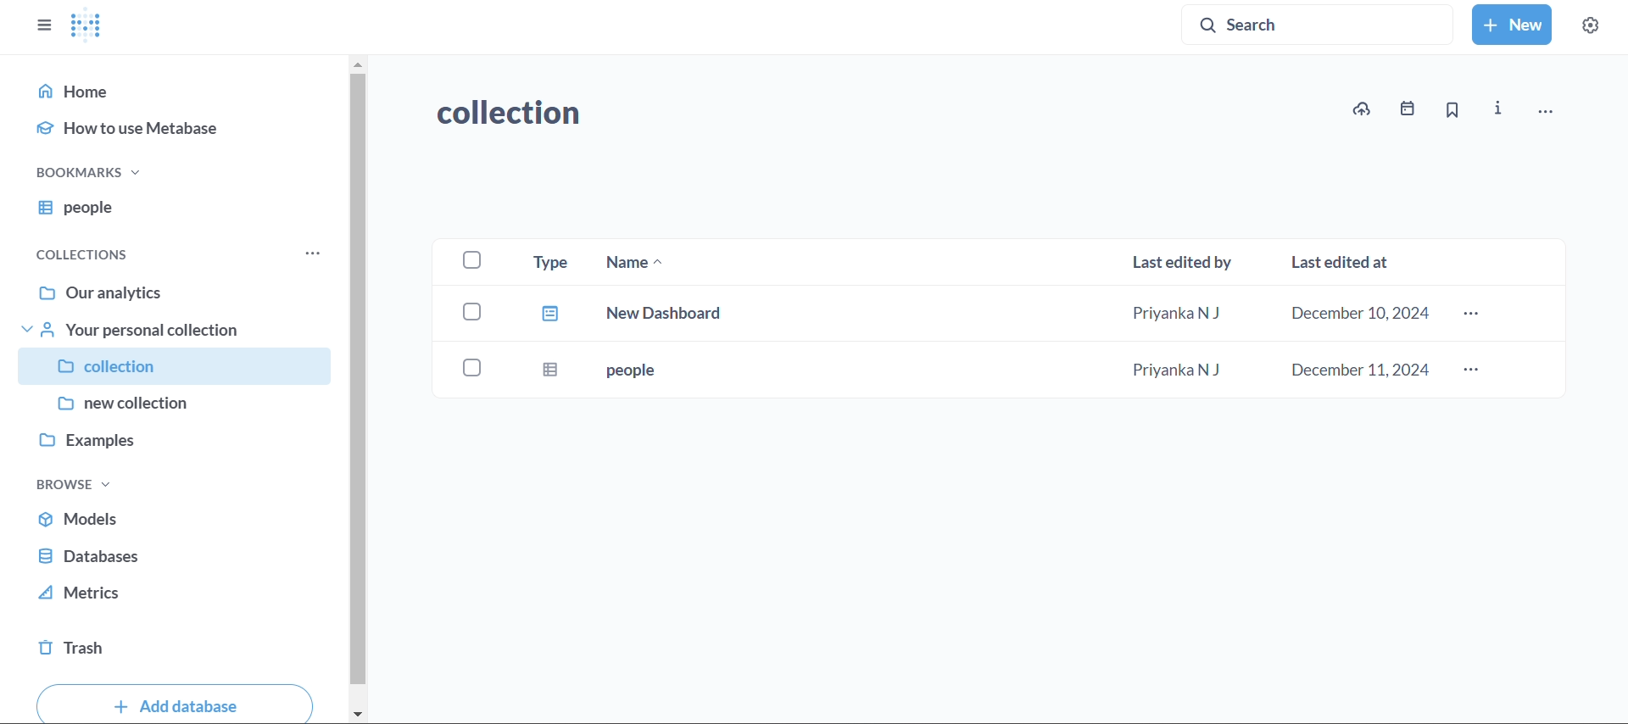  What do you see at coordinates (1181, 311) in the screenshot?
I see `Priyanka N J` at bounding box center [1181, 311].